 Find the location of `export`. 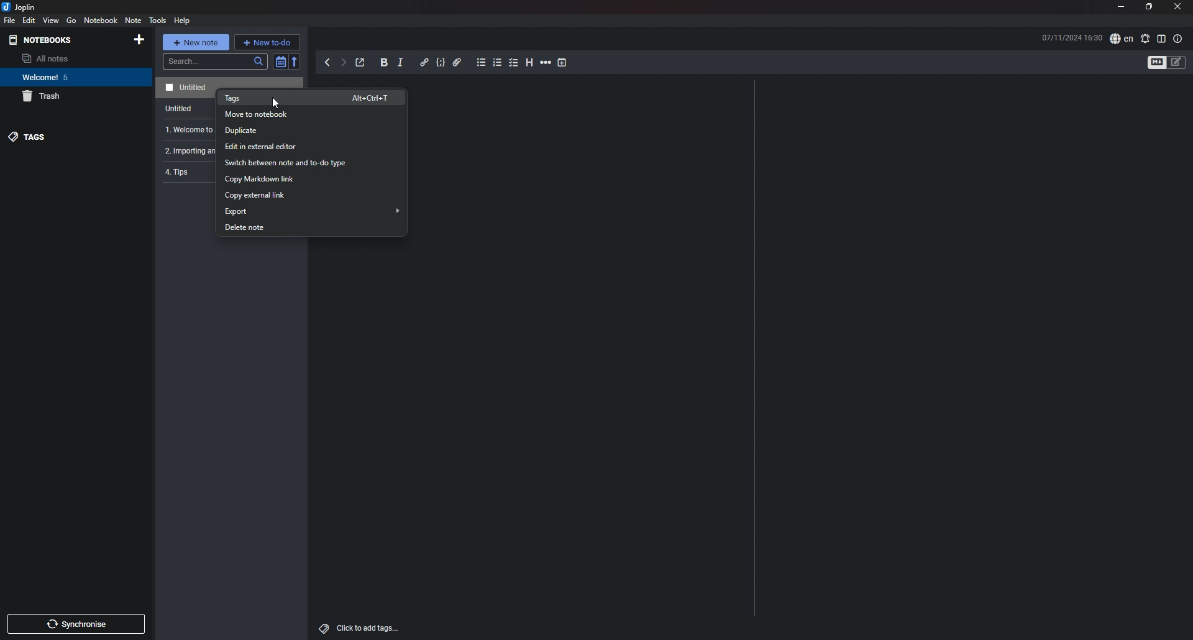

export is located at coordinates (311, 211).